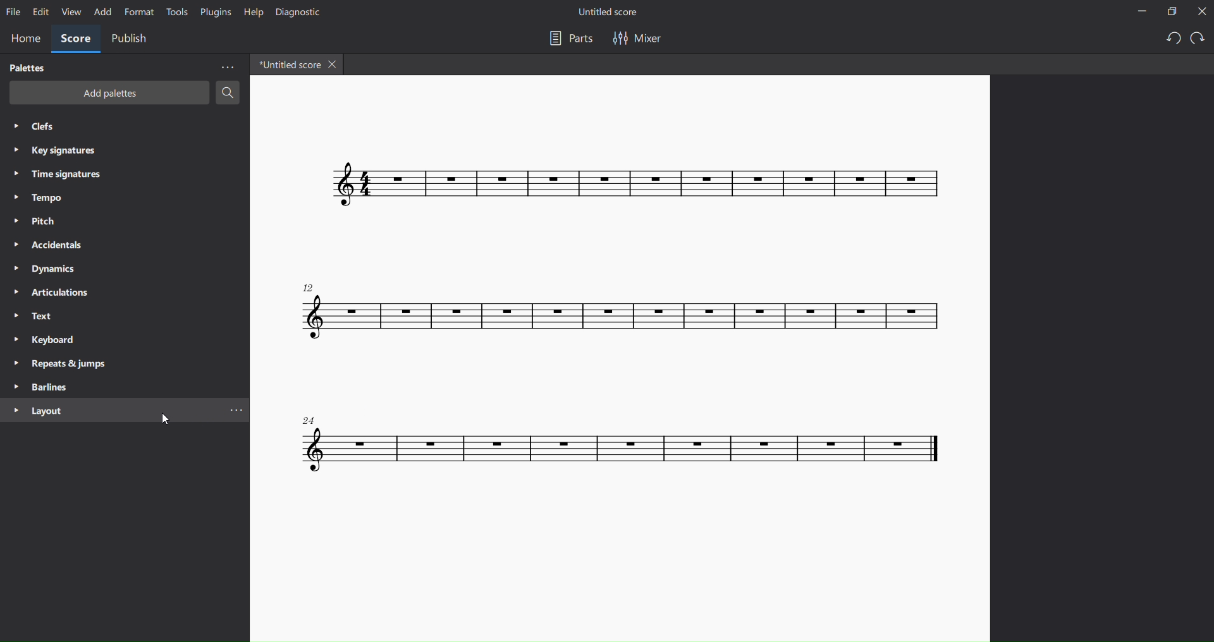  Describe the element at coordinates (47, 268) in the screenshot. I see `dynamics` at that location.